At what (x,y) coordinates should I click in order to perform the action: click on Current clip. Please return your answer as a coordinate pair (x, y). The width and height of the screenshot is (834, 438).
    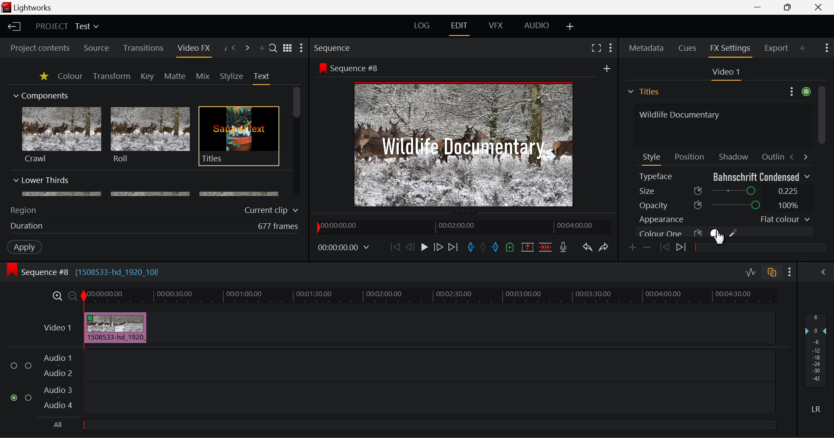
    Looking at the image, I should click on (273, 210).